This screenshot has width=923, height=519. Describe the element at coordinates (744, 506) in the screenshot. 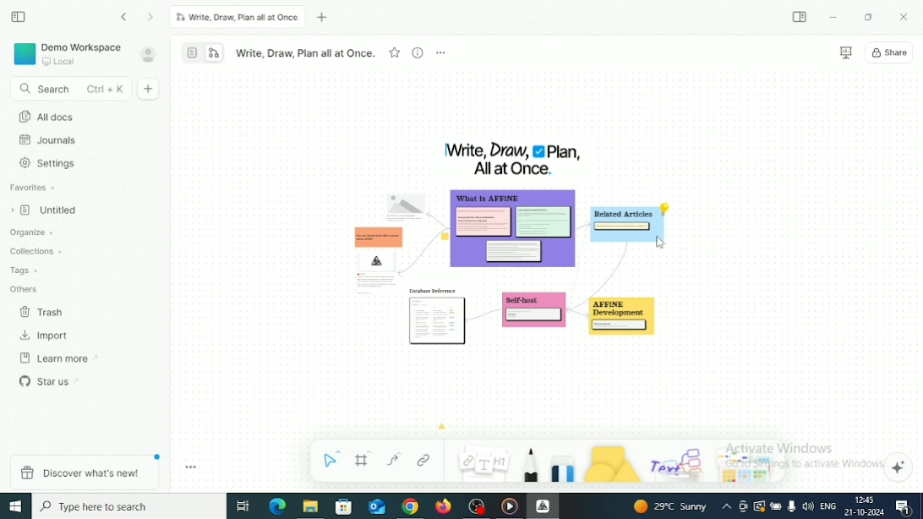

I see `Meet Now` at that location.